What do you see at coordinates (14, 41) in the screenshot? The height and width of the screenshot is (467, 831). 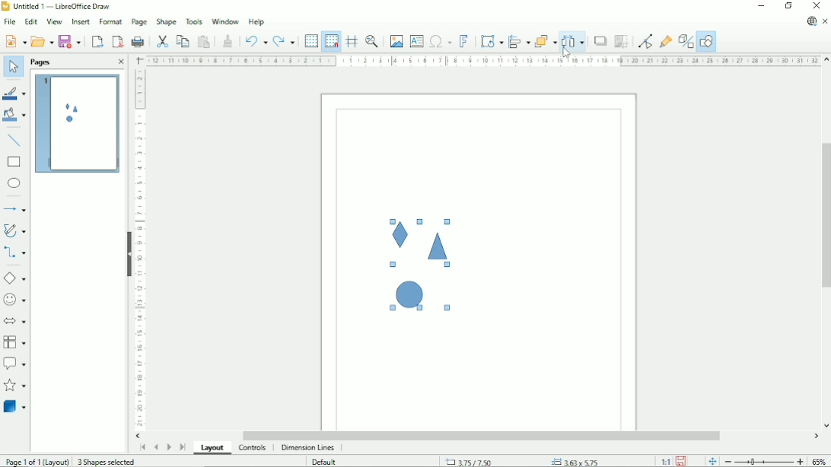 I see `New` at bounding box center [14, 41].